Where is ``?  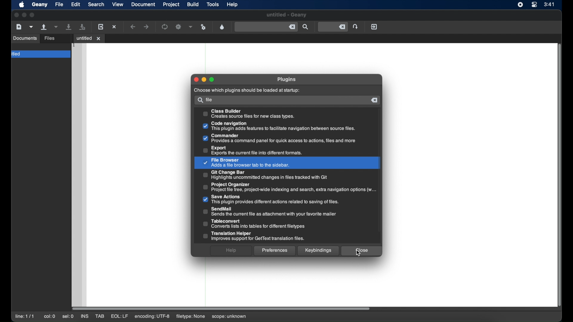  is located at coordinates (247, 91).